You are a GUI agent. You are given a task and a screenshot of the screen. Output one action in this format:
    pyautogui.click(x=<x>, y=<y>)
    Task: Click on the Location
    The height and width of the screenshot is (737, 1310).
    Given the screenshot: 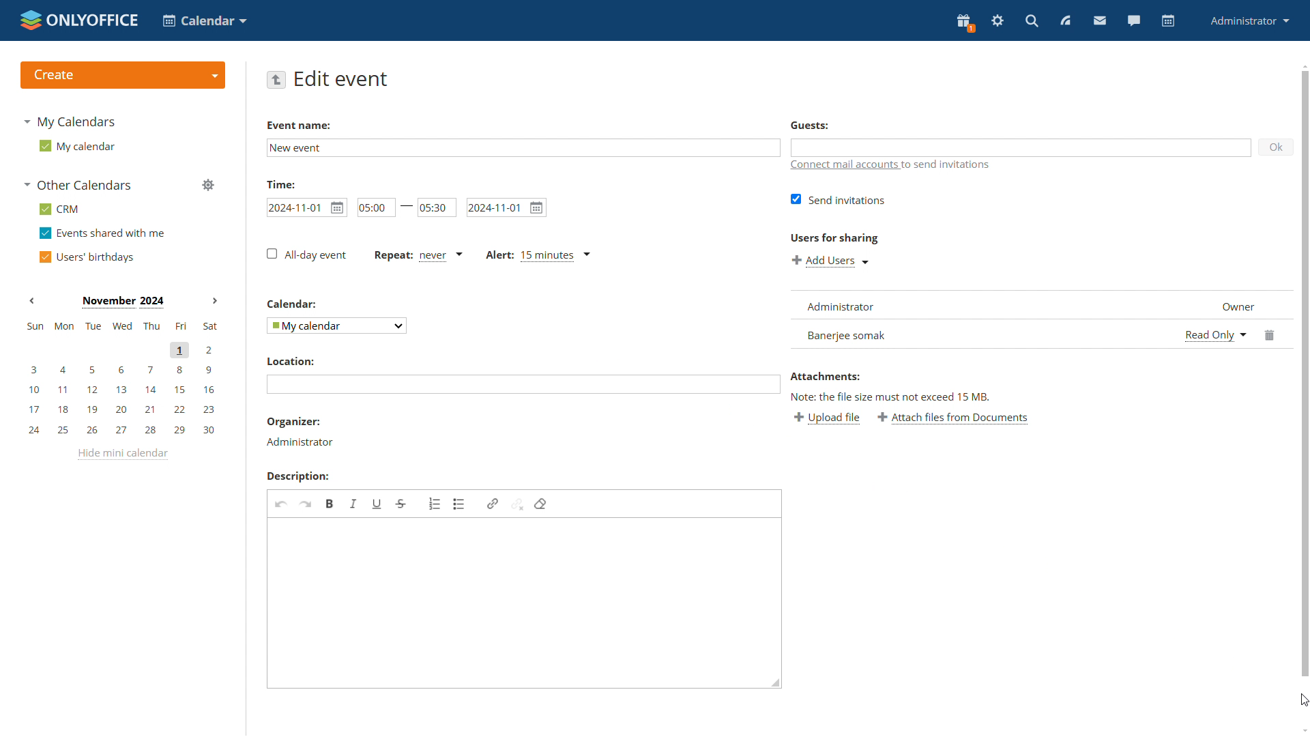 What is the action you would take?
    pyautogui.click(x=290, y=362)
    